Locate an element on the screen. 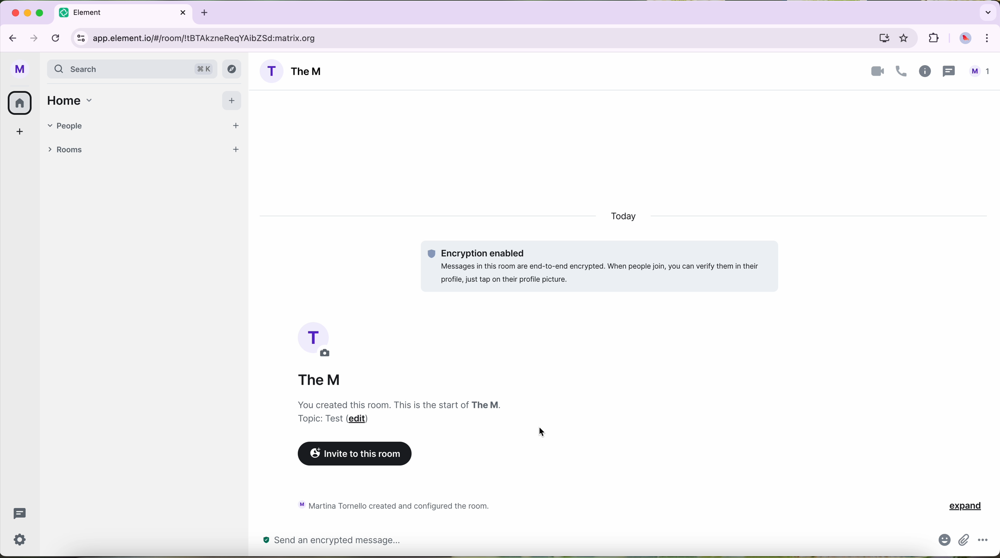  cursor is located at coordinates (544, 432).